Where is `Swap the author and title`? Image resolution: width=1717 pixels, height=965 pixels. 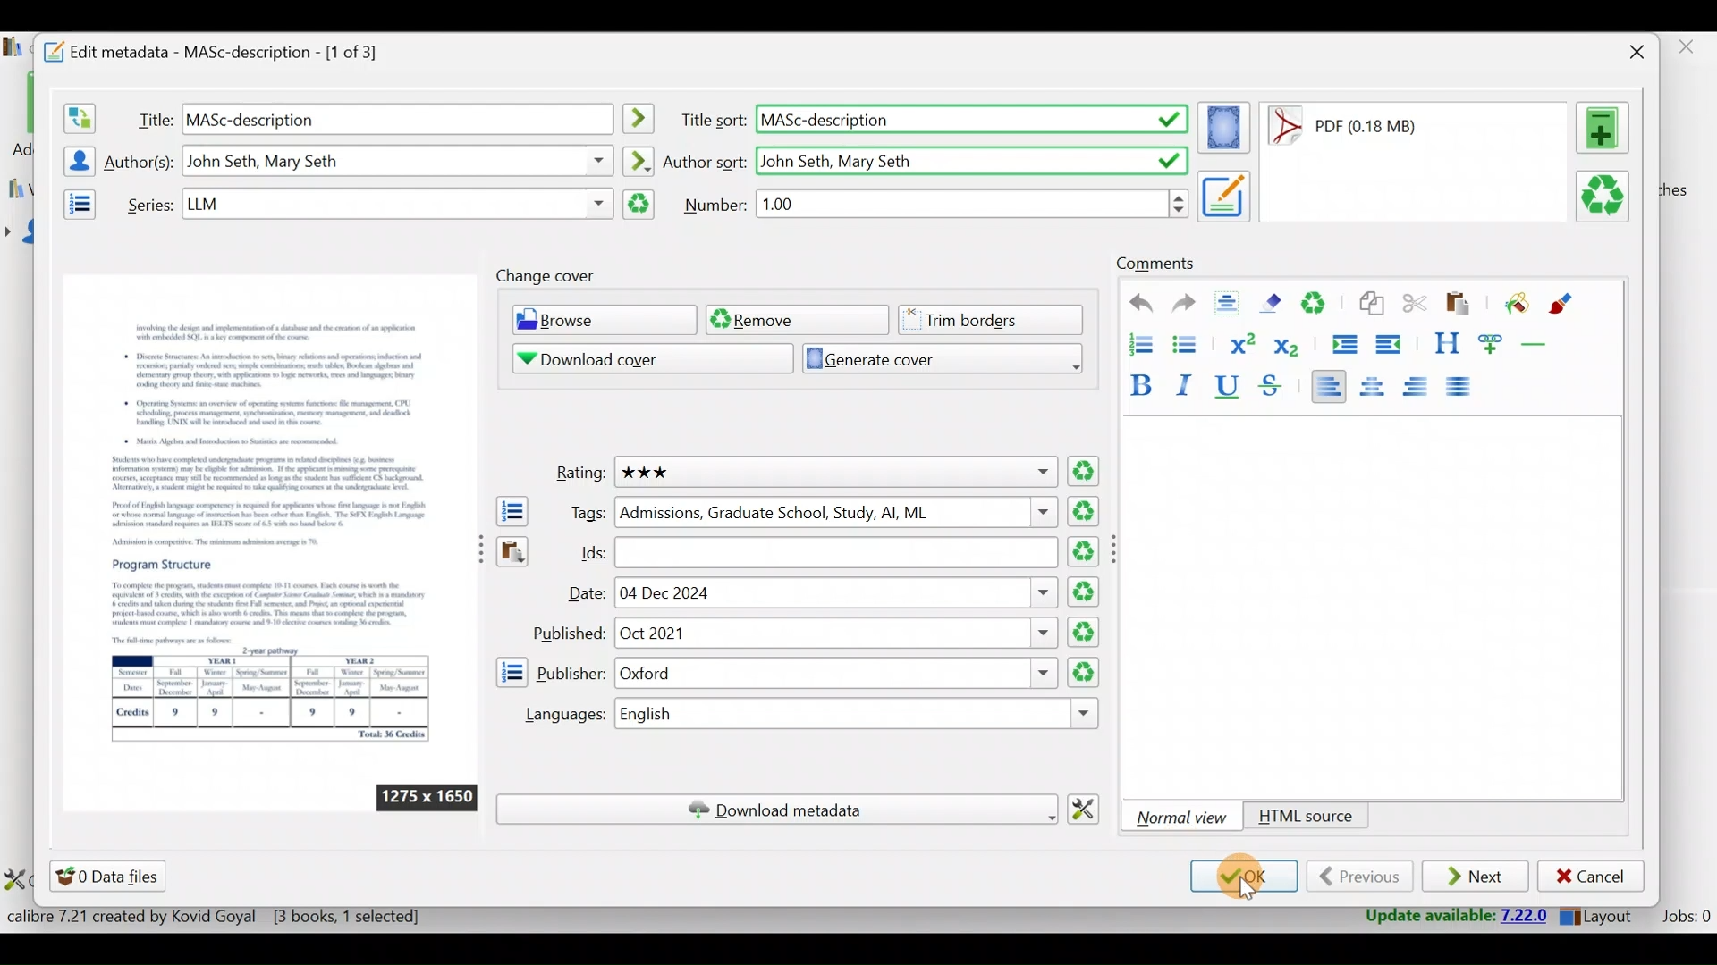
Swap the author and title is located at coordinates (78, 114).